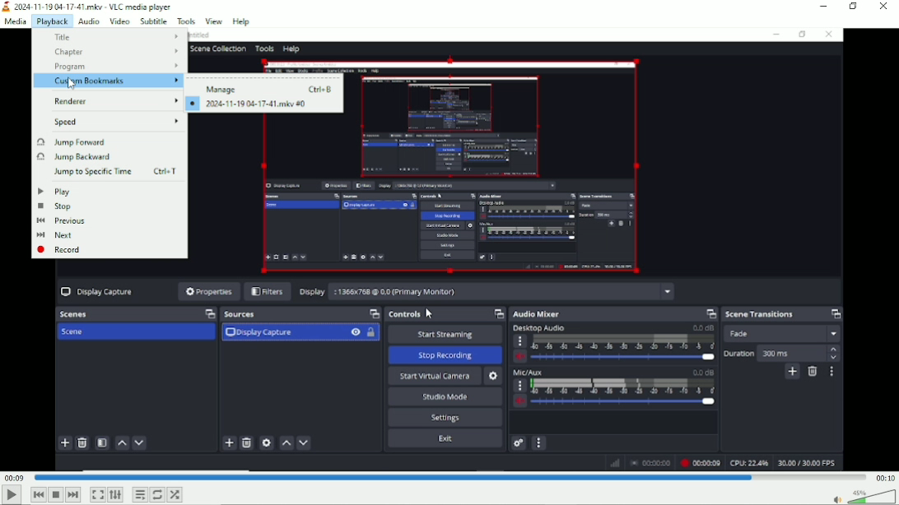 Image resolution: width=899 pixels, height=505 pixels. What do you see at coordinates (88, 21) in the screenshot?
I see `Audio` at bounding box center [88, 21].